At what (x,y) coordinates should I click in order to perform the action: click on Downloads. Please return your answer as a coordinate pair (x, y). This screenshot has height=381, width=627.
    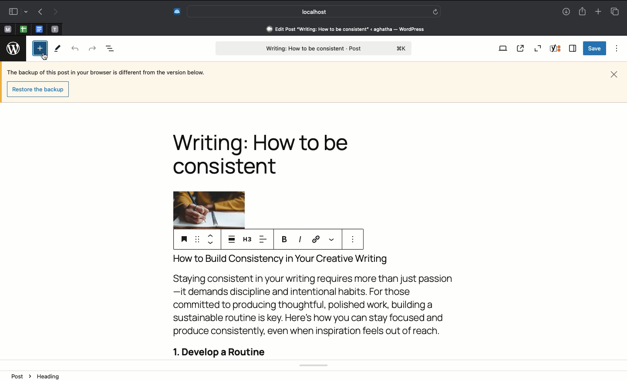
    Looking at the image, I should click on (567, 11).